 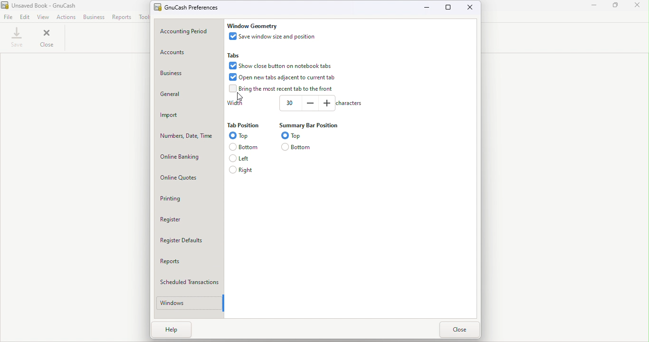 What do you see at coordinates (297, 147) in the screenshot?
I see `Bottom` at bounding box center [297, 147].